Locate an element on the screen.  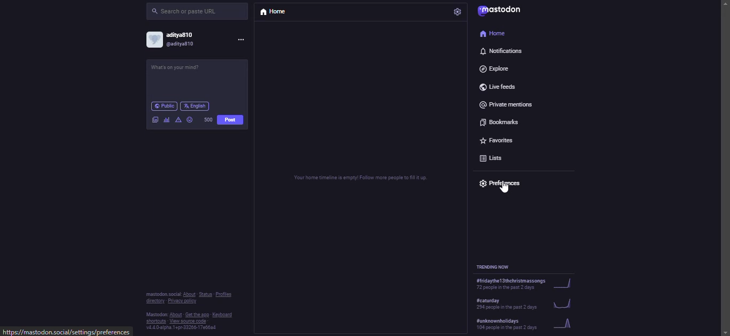
polls is located at coordinates (166, 119).